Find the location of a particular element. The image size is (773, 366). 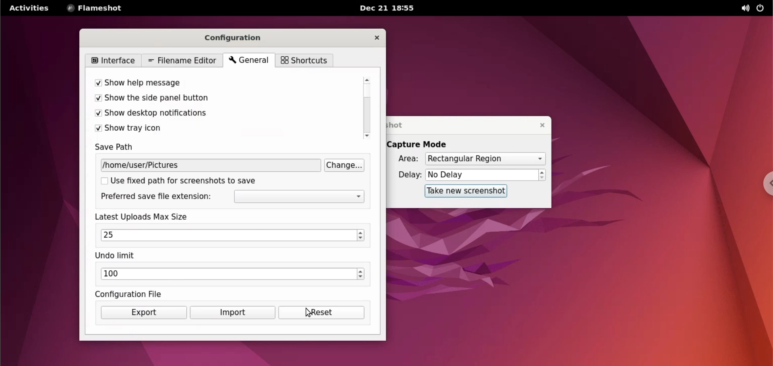

close is located at coordinates (376, 39).